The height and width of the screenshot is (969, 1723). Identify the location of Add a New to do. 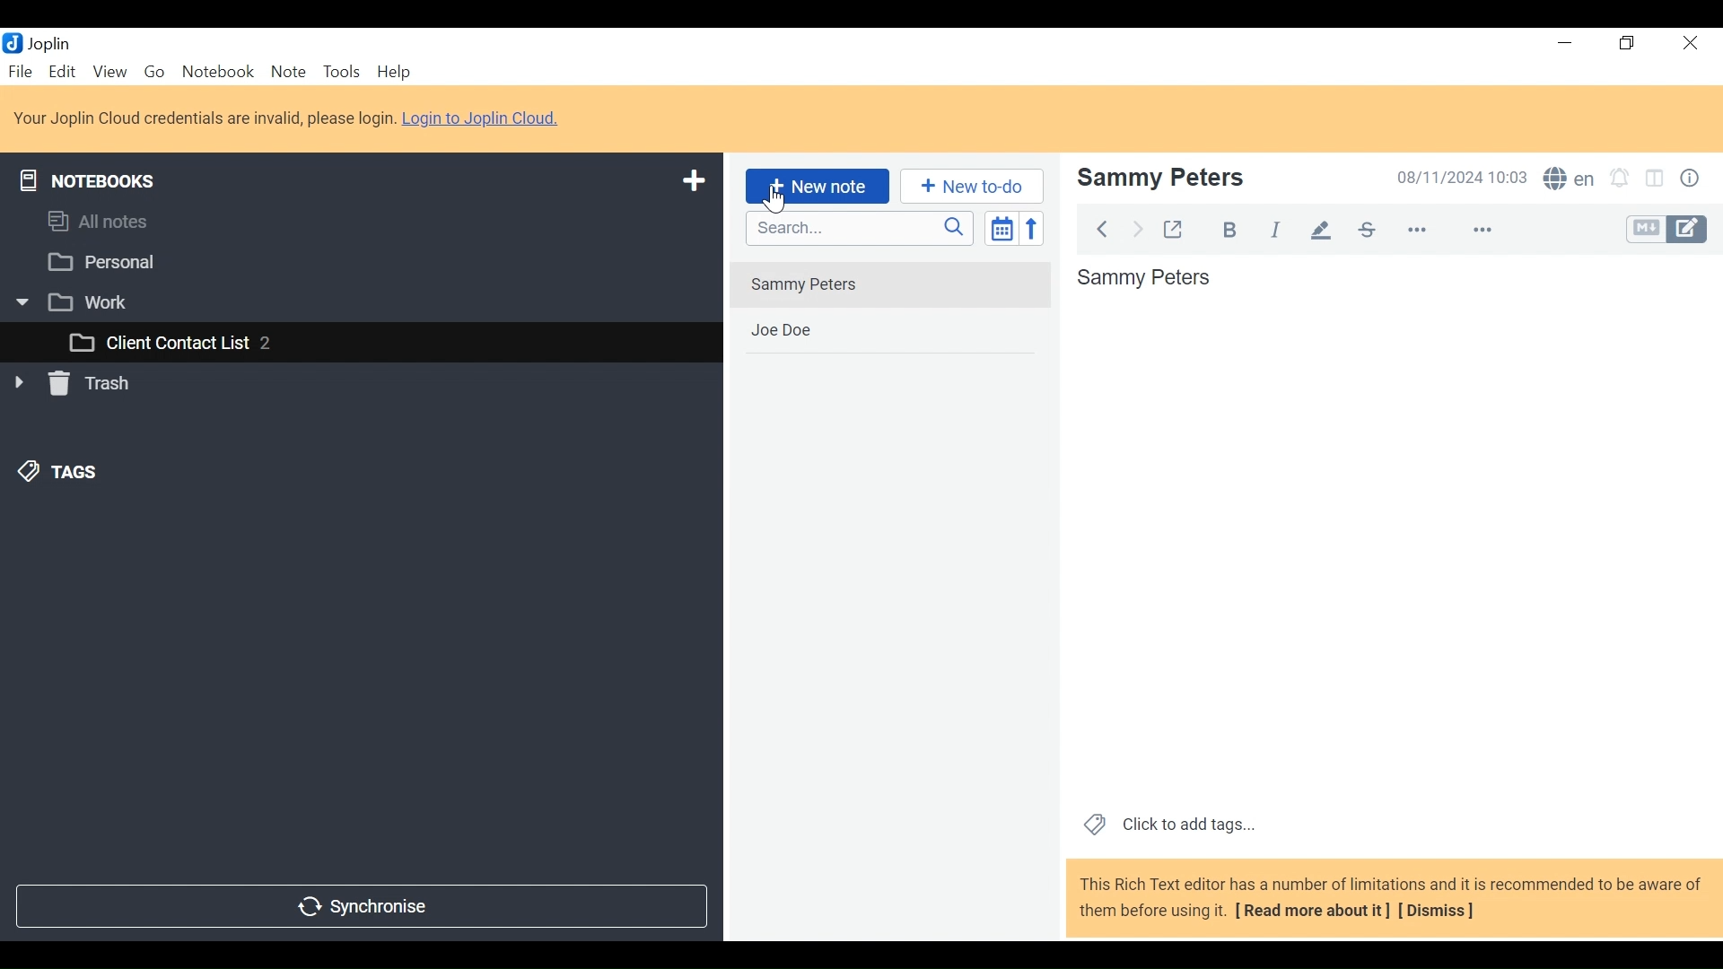
(972, 186).